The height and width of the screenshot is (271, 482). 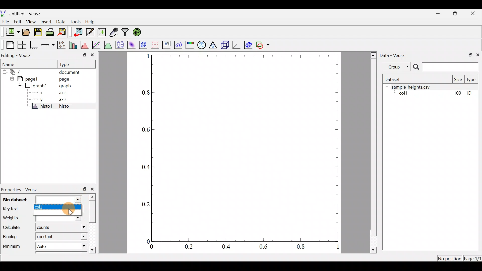 What do you see at coordinates (372, 152) in the screenshot?
I see `scroll bar` at bounding box center [372, 152].